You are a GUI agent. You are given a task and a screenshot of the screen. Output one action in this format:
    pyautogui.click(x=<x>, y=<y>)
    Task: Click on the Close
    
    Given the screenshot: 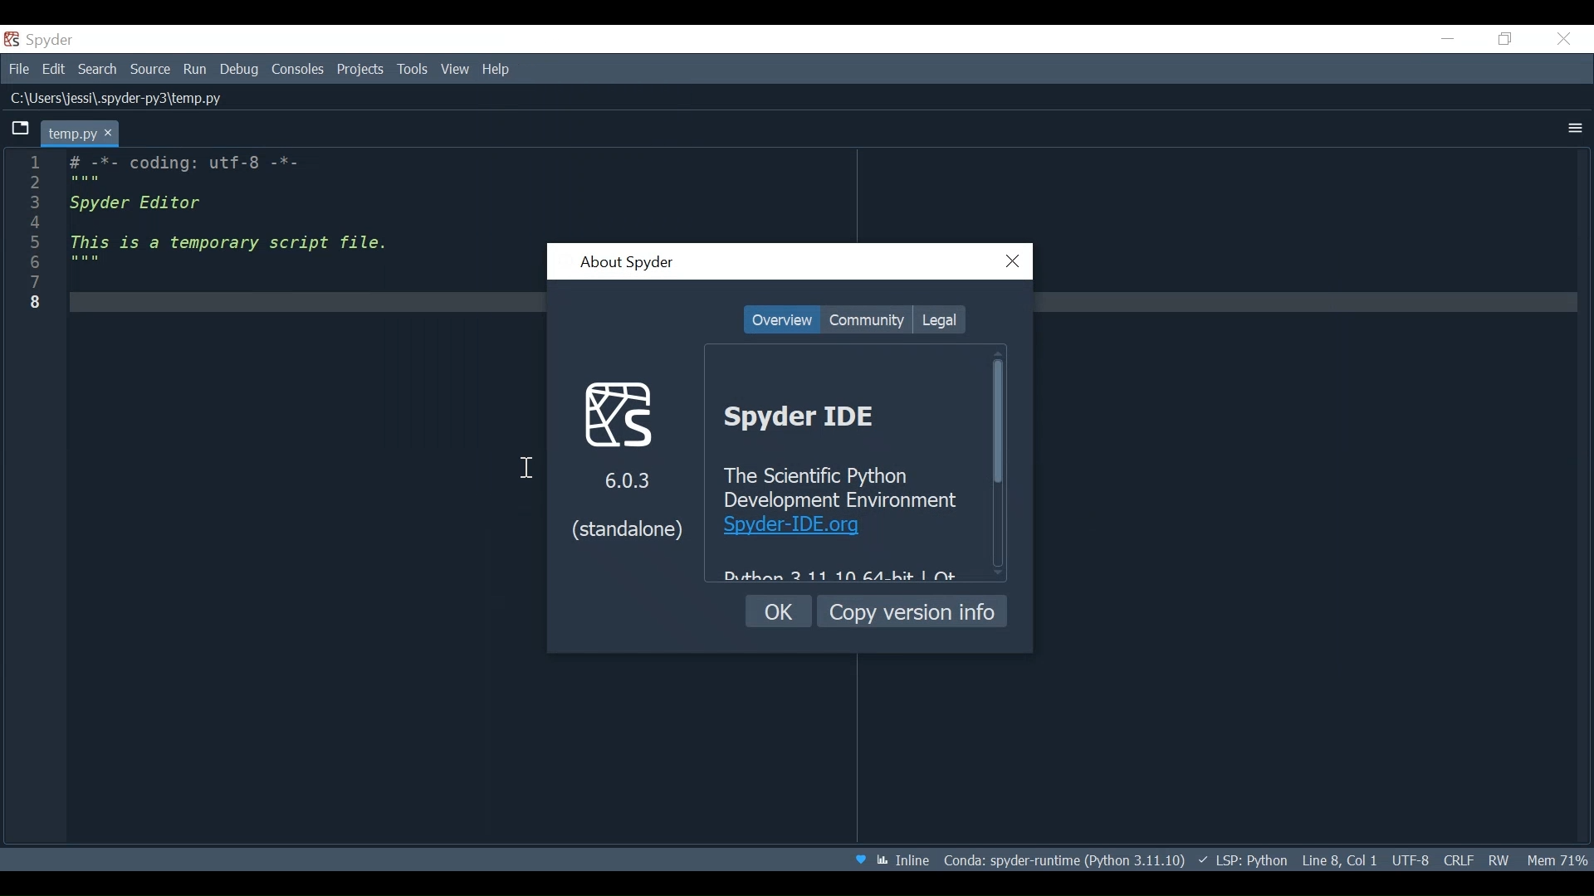 What is the action you would take?
    pyautogui.click(x=1563, y=40)
    